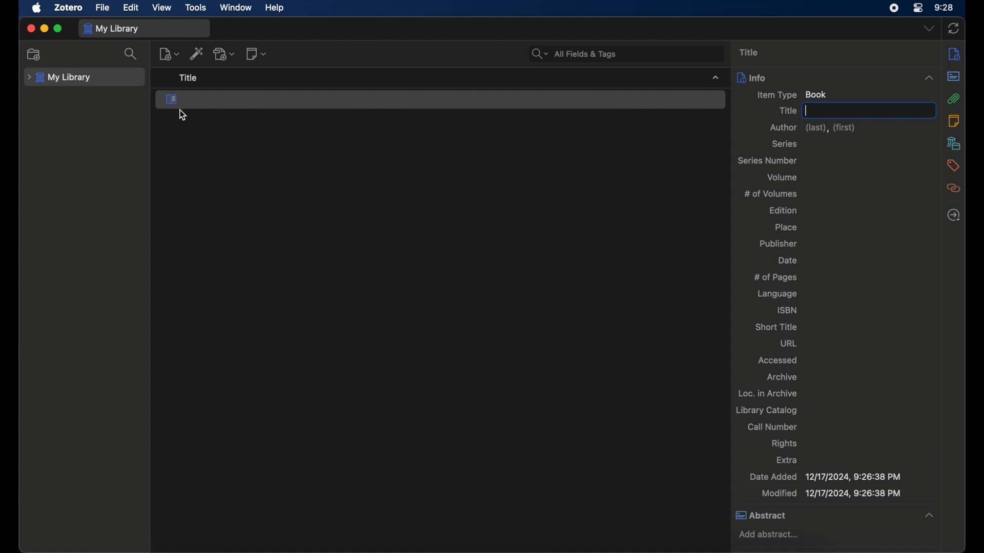 The height and width of the screenshot is (553, 984). What do you see at coordinates (953, 188) in the screenshot?
I see `related` at bounding box center [953, 188].